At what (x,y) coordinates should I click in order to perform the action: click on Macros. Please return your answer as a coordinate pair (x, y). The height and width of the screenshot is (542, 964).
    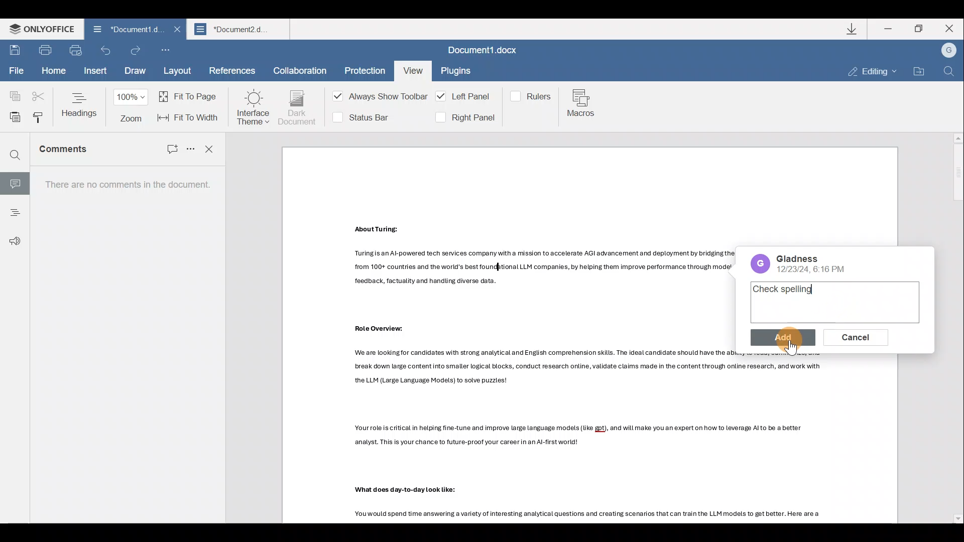
    Looking at the image, I should click on (583, 105).